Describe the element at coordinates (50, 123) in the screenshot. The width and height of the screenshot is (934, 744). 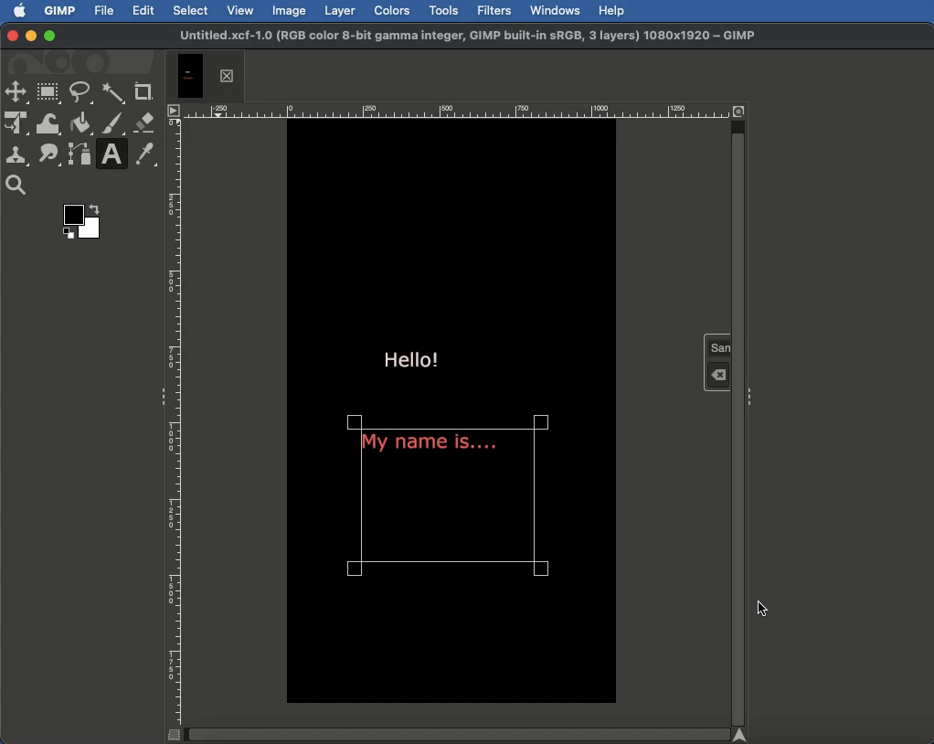
I see `Warp transformation` at that location.